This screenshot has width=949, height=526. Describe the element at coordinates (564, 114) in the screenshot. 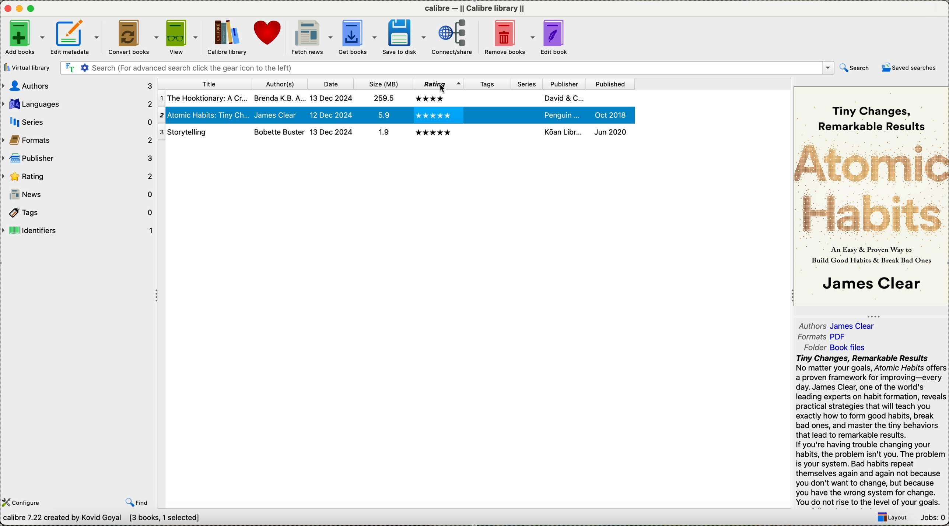

I see `david & c...` at that location.